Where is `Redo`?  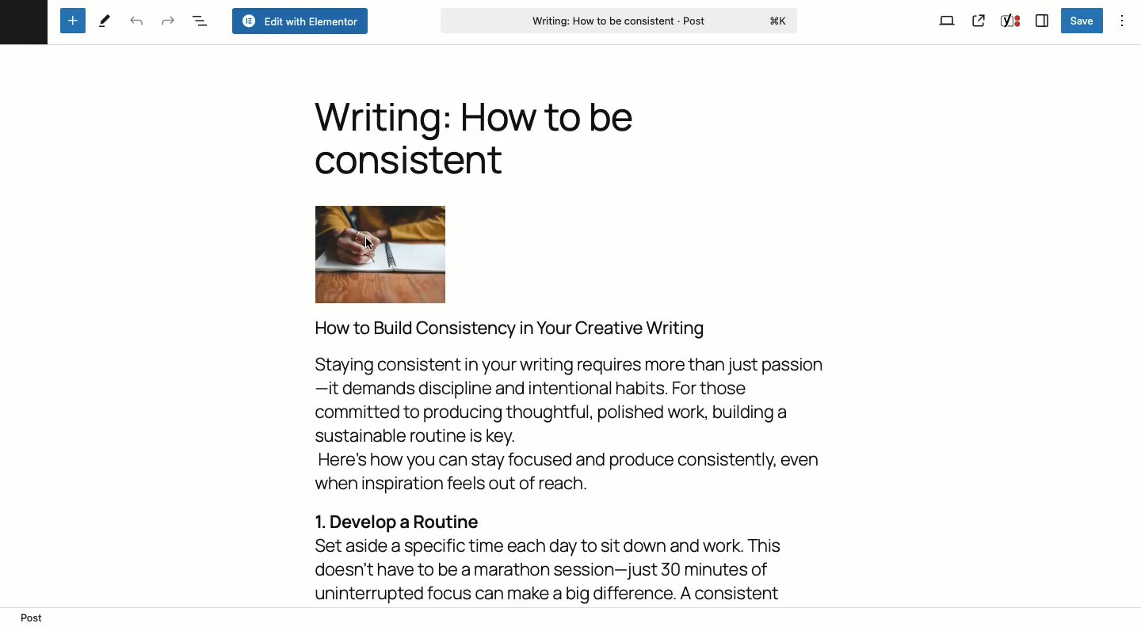 Redo is located at coordinates (166, 20).